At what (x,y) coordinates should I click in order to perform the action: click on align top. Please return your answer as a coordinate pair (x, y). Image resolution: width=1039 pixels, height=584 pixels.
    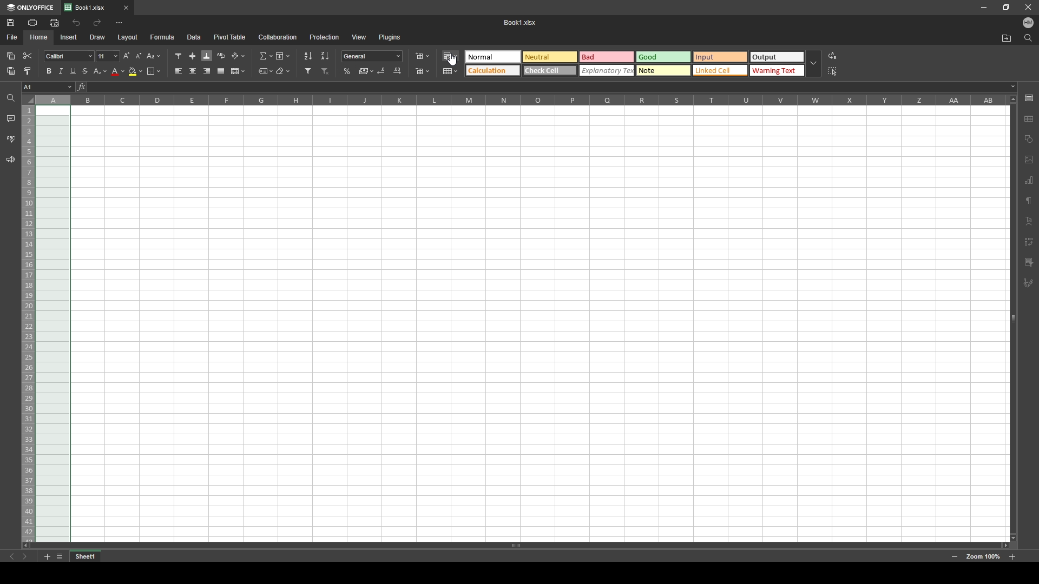
    Looking at the image, I should click on (179, 55).